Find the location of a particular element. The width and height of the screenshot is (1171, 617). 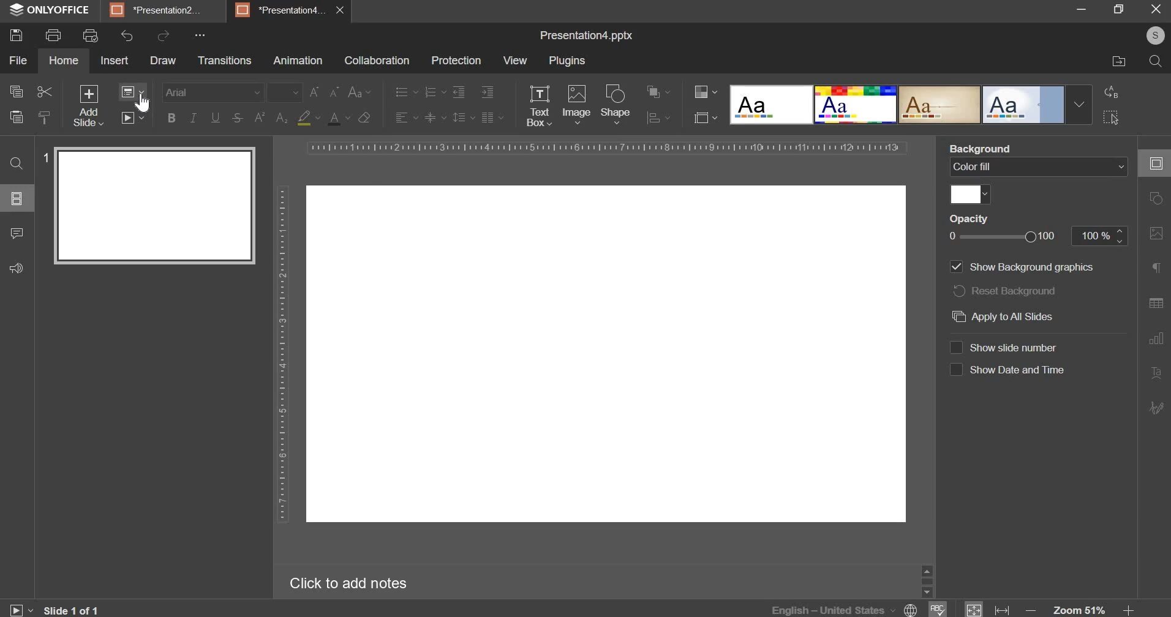

horizontal scale is located at coordinates (607, 147).